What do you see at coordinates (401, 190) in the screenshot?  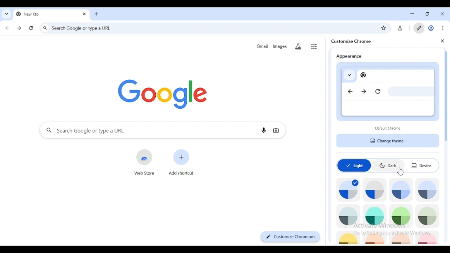 I see `blue` at bounding box center [401, 190].